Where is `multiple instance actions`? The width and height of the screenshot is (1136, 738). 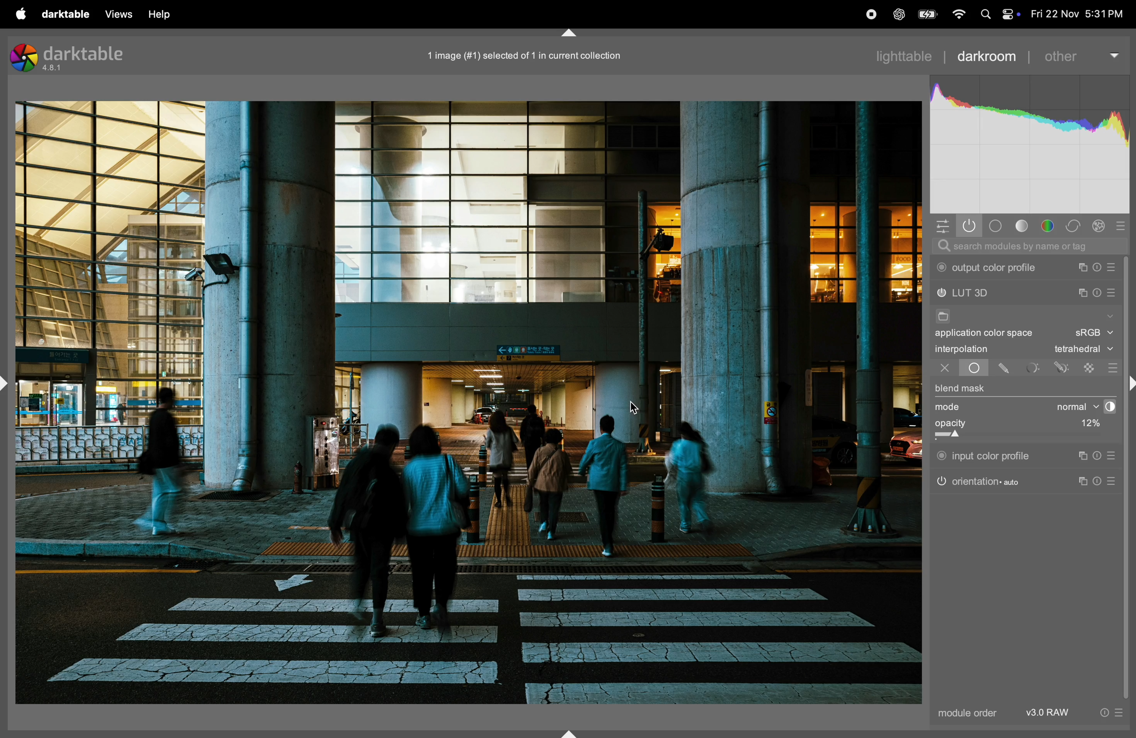 multiple instance actions is located at coordinates (1083, 267).